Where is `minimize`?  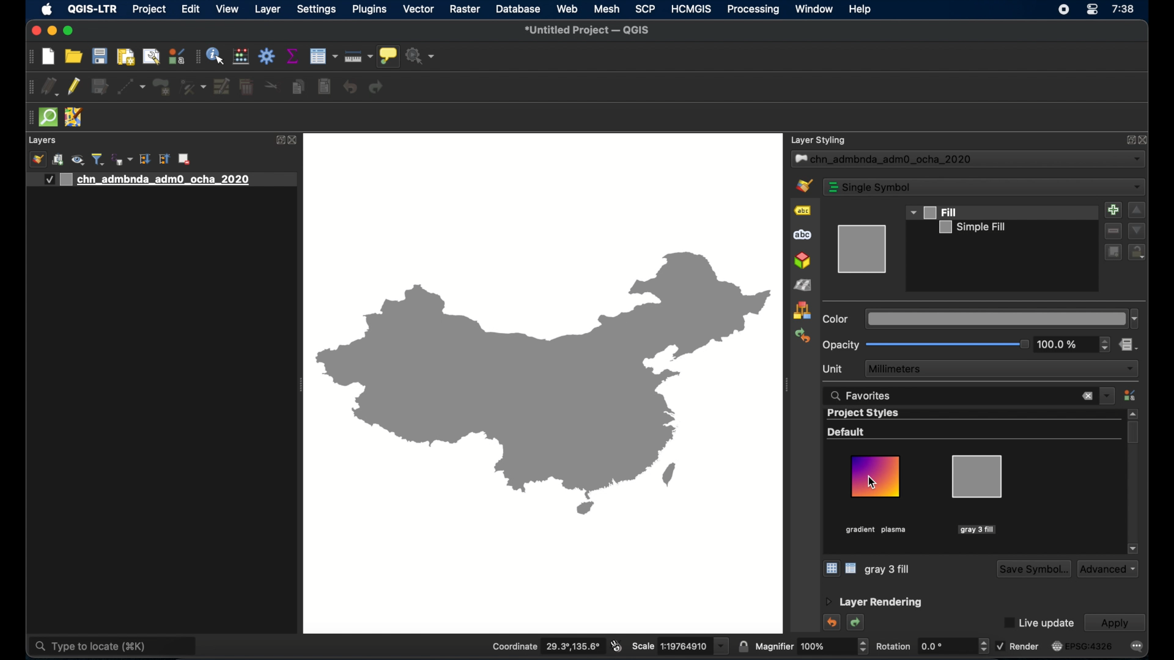
minimize is located at coordinates (53, 31).